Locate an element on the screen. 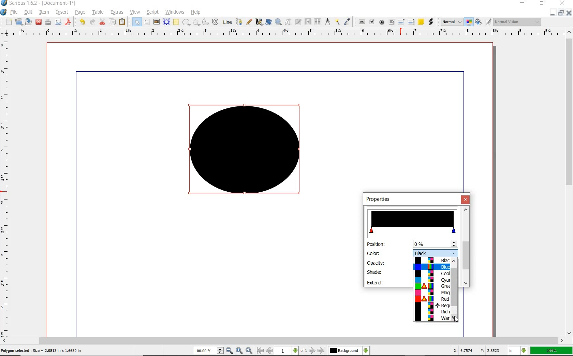 This screenshot has width=573, height=356. close is located at coordinates (466, 199).